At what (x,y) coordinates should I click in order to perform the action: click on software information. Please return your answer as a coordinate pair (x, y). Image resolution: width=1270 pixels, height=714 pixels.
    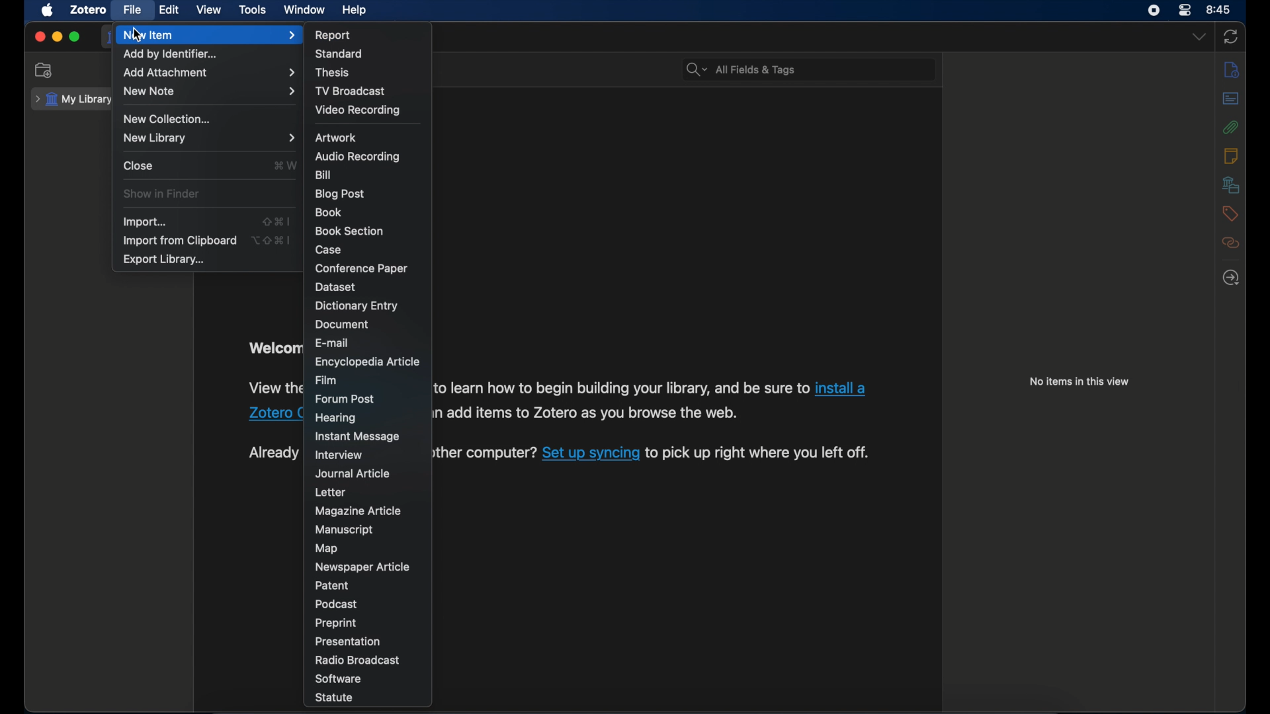
    Looking at the image, I should click on (274, 387).